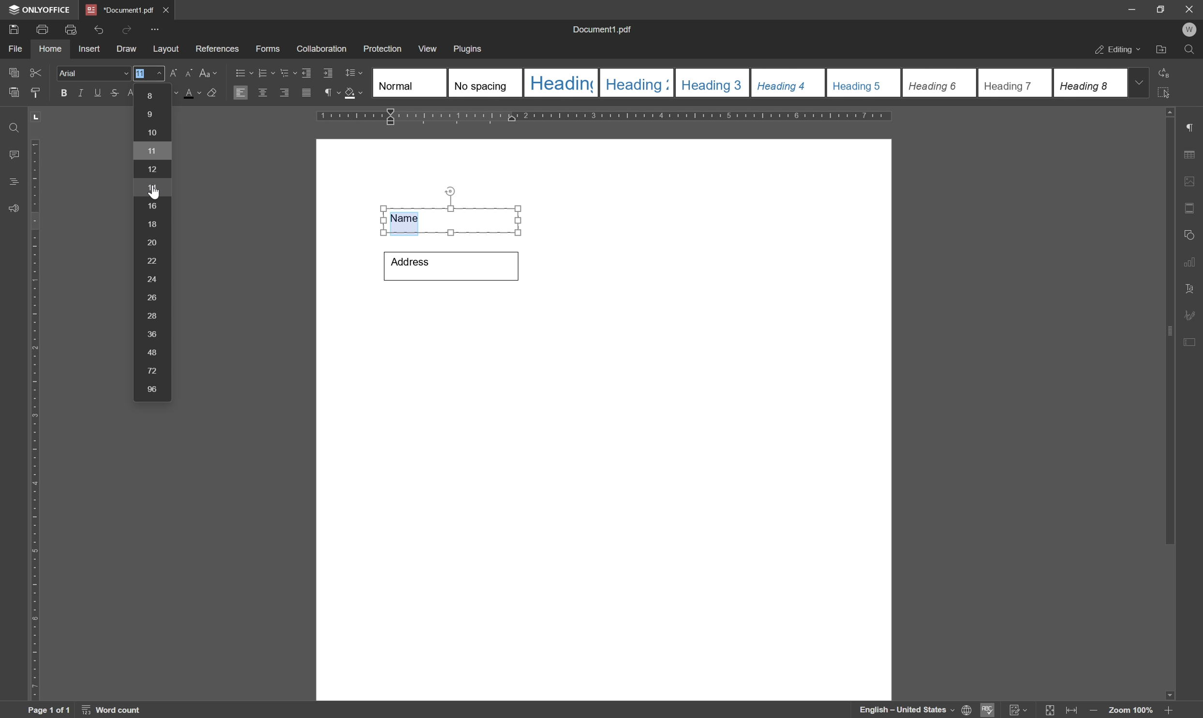 The image size is (1203, 718). Describe the element at coordinates (48, 710) in the screenshot. I see `page 1 of 1` at that location.